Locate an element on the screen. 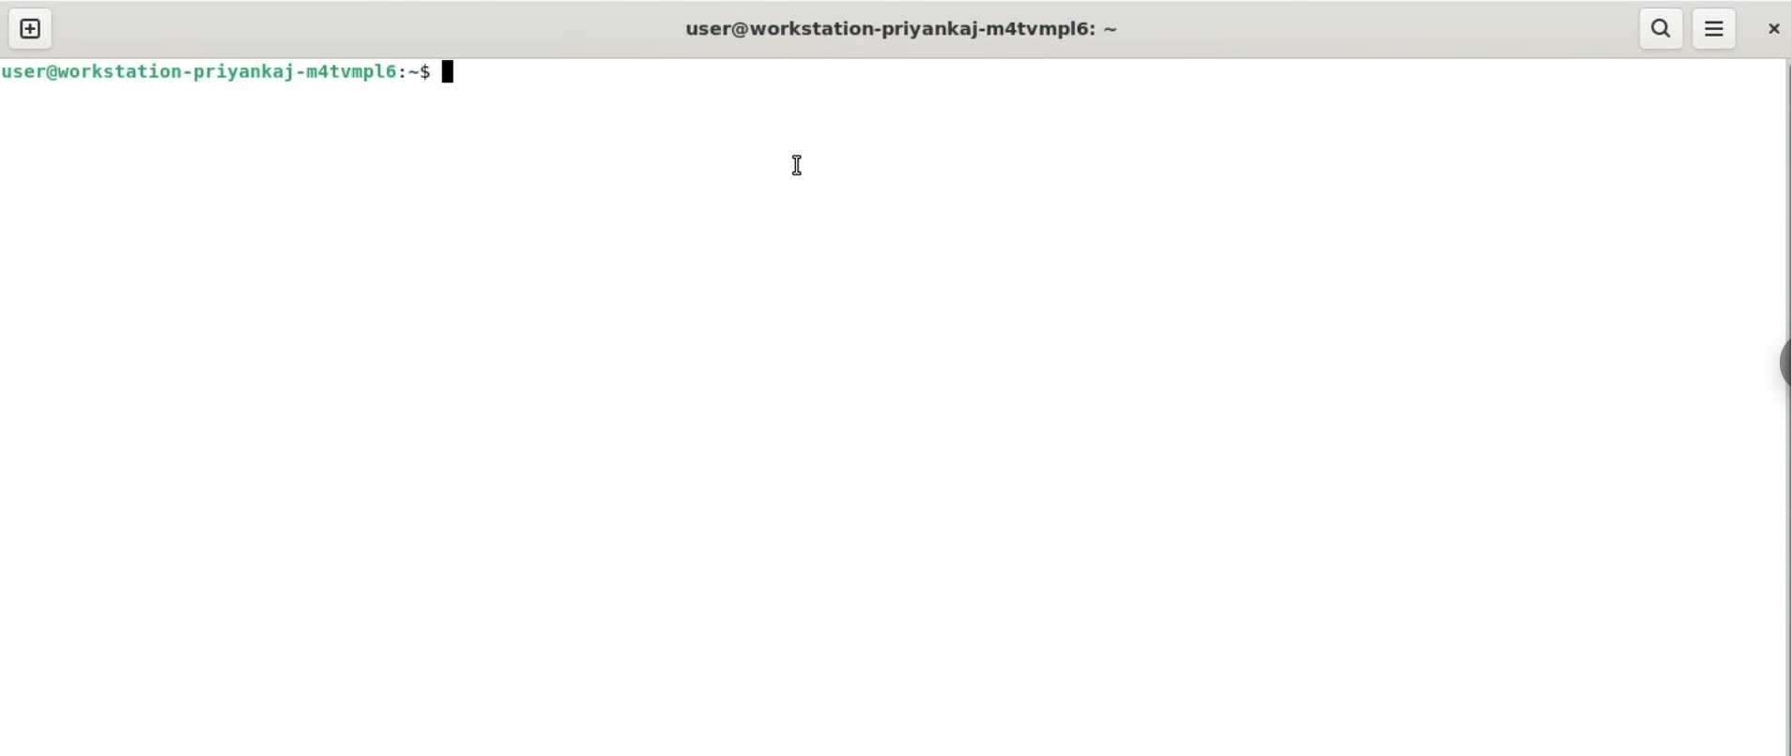 This screenshot has height=756, width=1791. sidebar is located at coordinates (1783, 362).